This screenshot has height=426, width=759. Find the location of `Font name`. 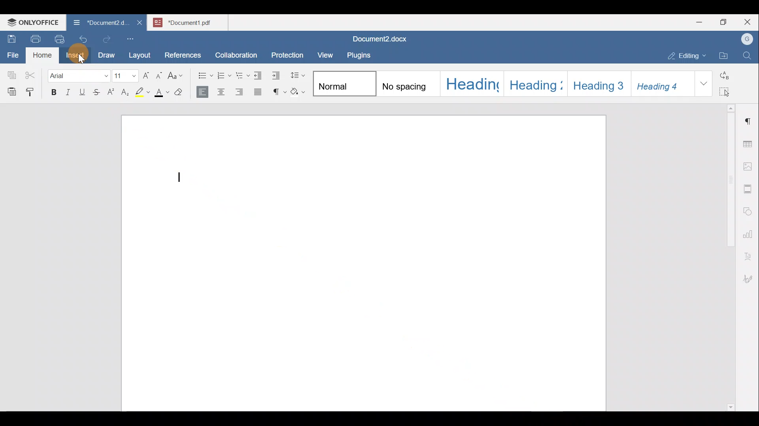

Font name is located at coordinates (80, 74).